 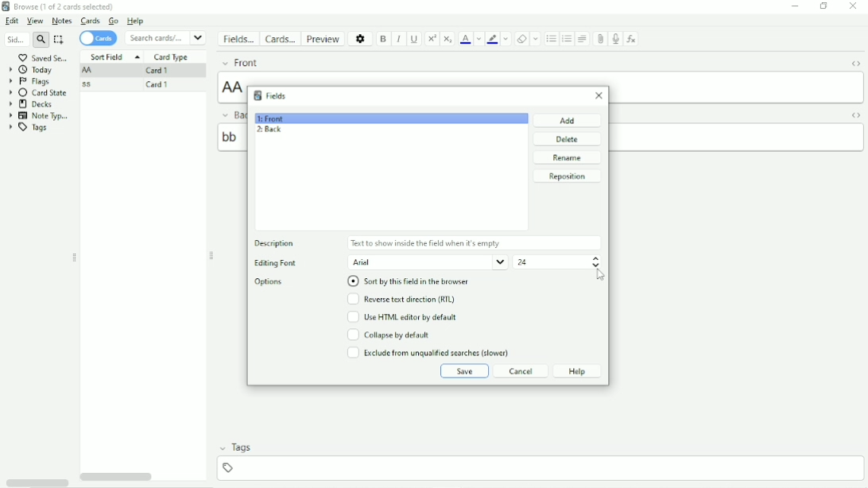 What do you see at coordinates (359, 38) in the screenshot?
I see `Options` at bounding box center [359, 38].